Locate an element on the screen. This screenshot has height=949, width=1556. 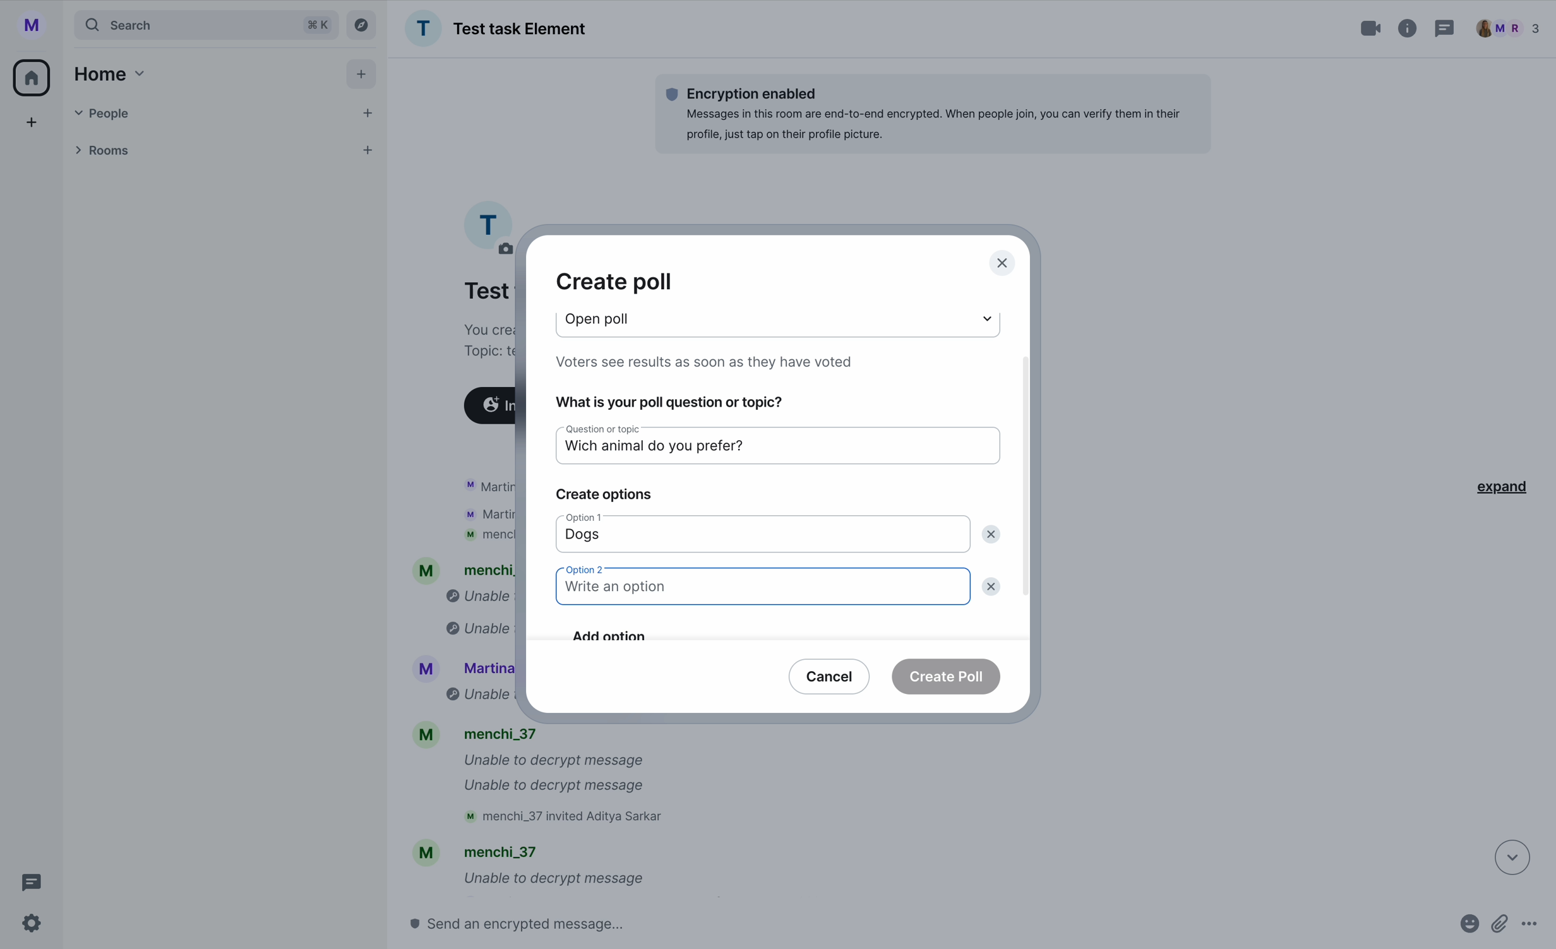
option 1 is located at coordinates (580, 519).